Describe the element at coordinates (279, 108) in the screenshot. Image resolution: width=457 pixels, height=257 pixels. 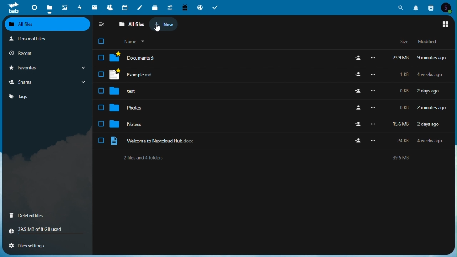
I see `` at that location.